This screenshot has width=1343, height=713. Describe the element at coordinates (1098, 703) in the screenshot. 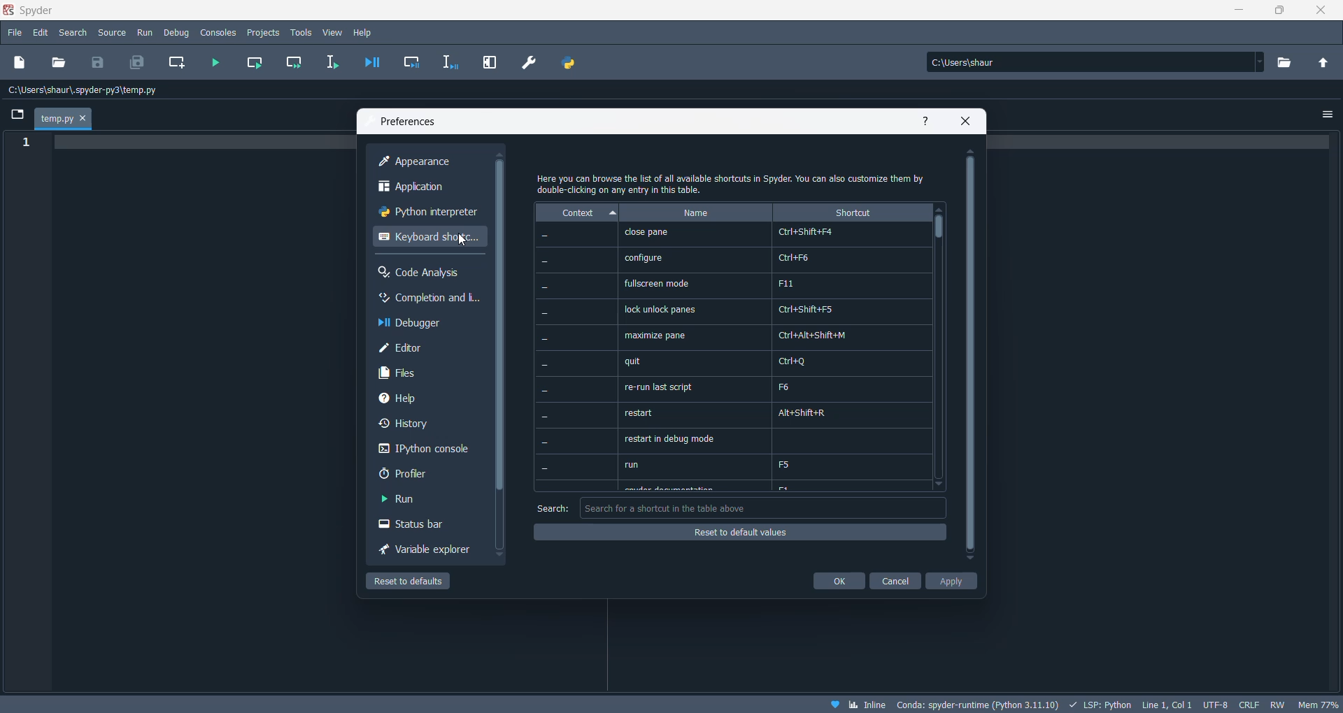

I see `script` at that location.